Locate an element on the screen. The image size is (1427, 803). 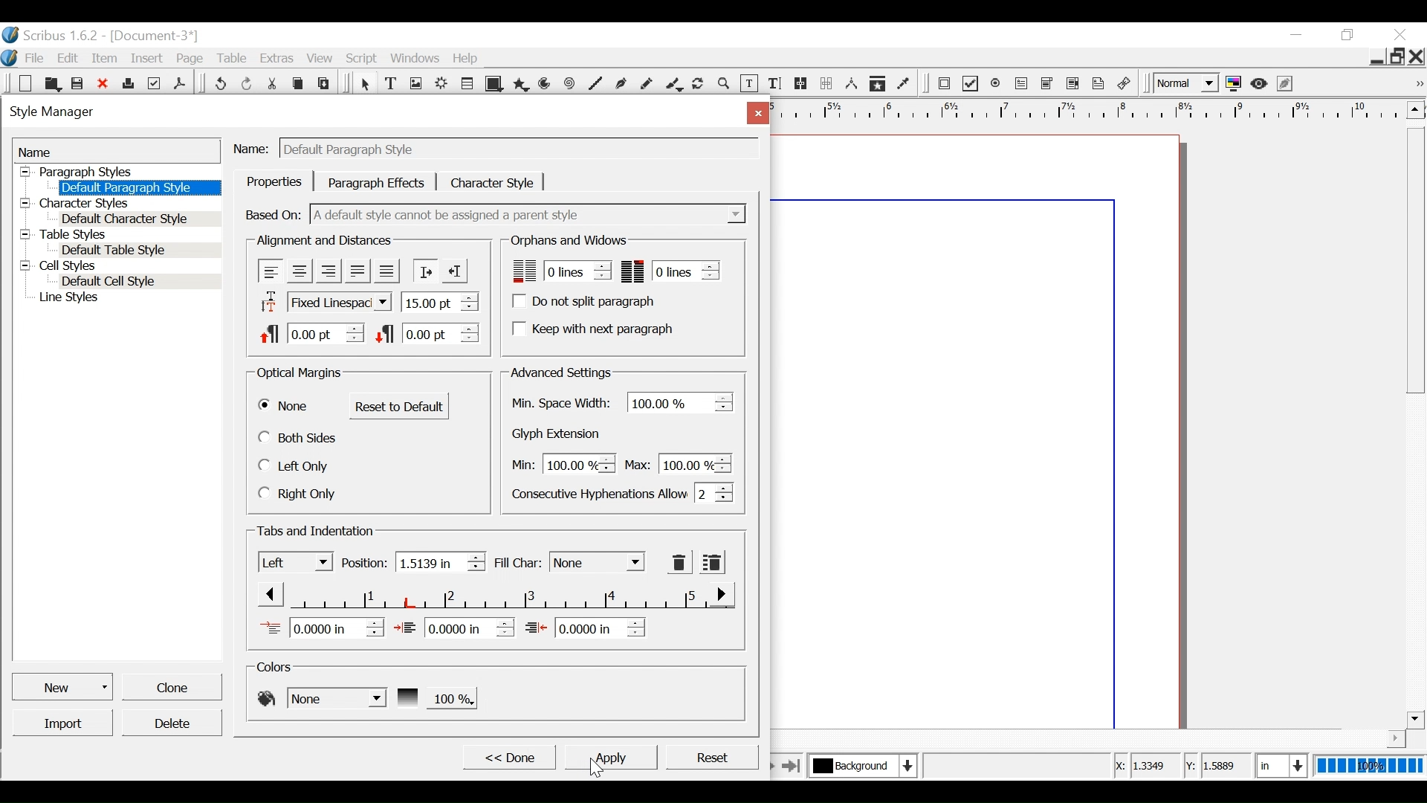
Edit in Preview mode is located at coordinates (1287, 83).